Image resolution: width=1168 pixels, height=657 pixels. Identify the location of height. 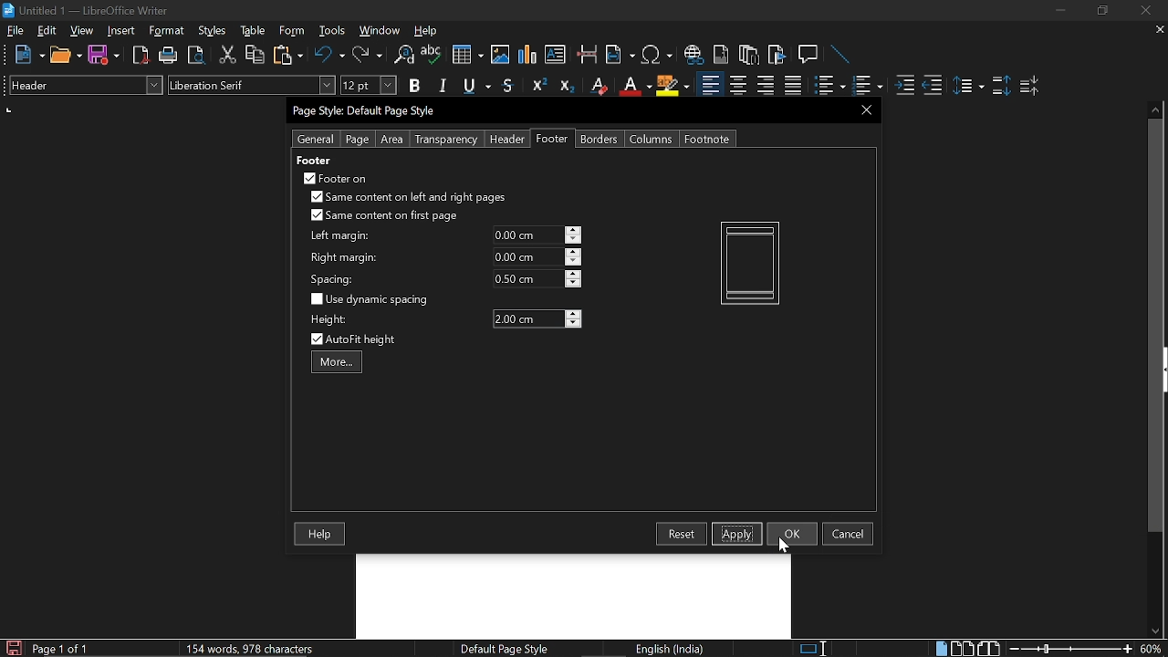
(330, 320).